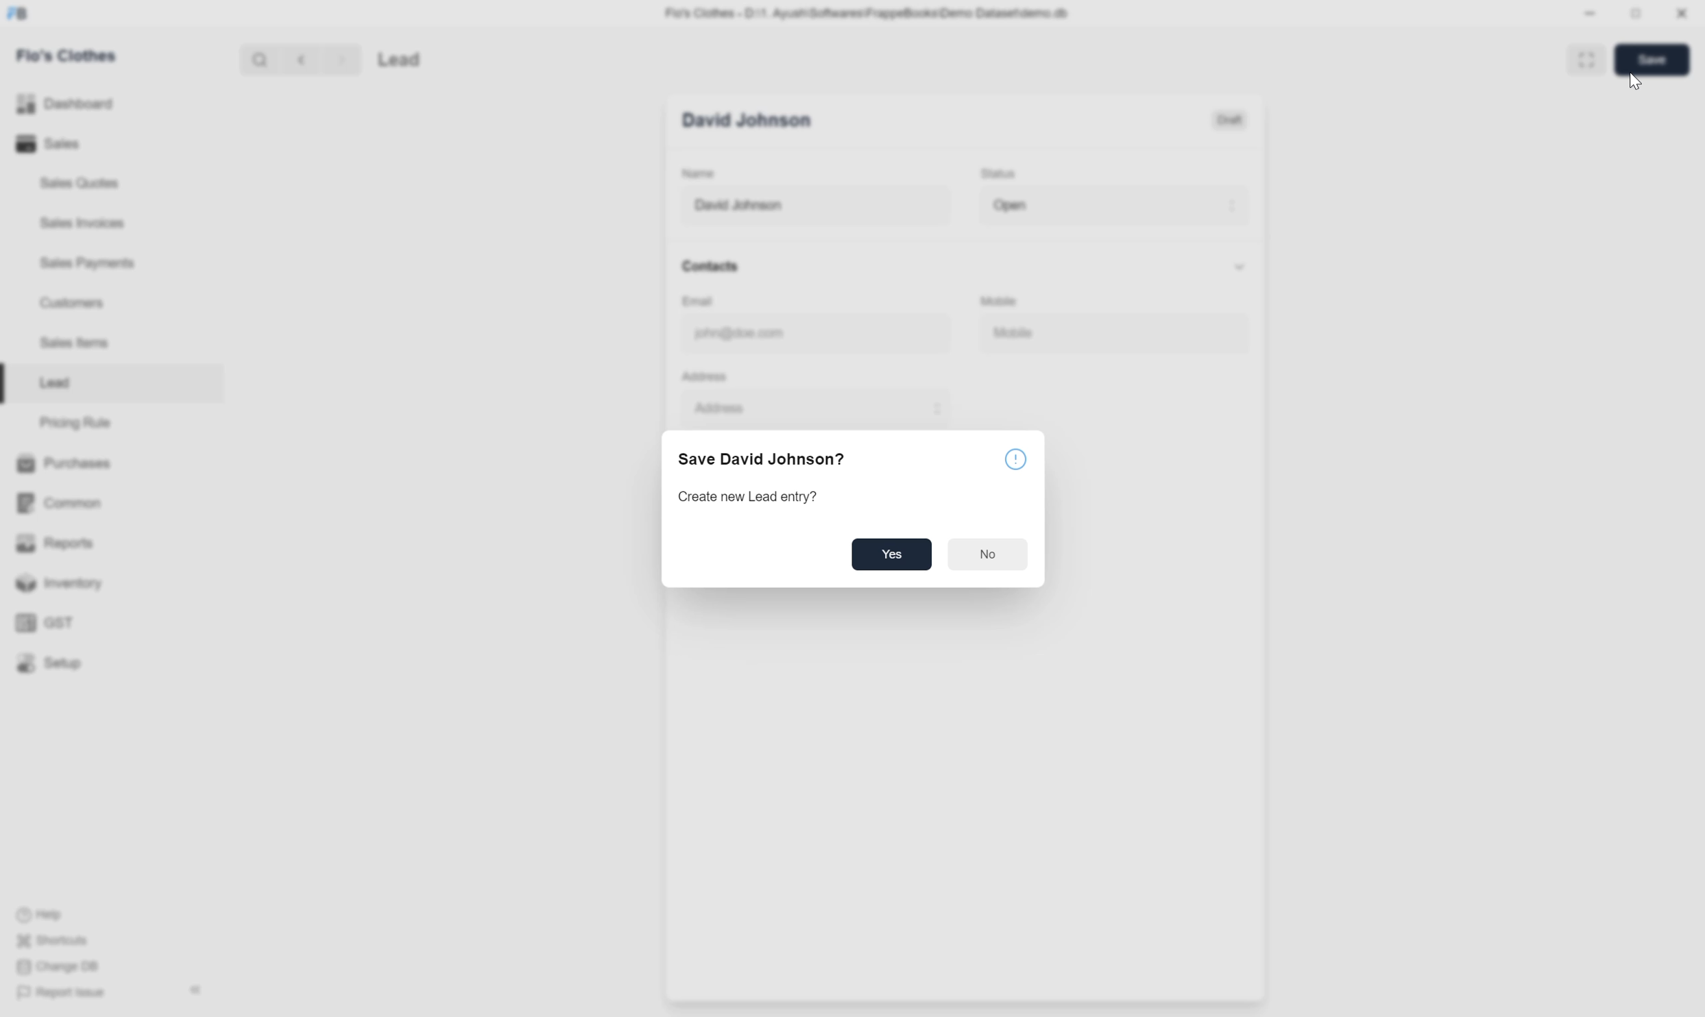 This screenshot has height=1017, width=1705. I want to click on Sales Invoices, so click(86, 223).